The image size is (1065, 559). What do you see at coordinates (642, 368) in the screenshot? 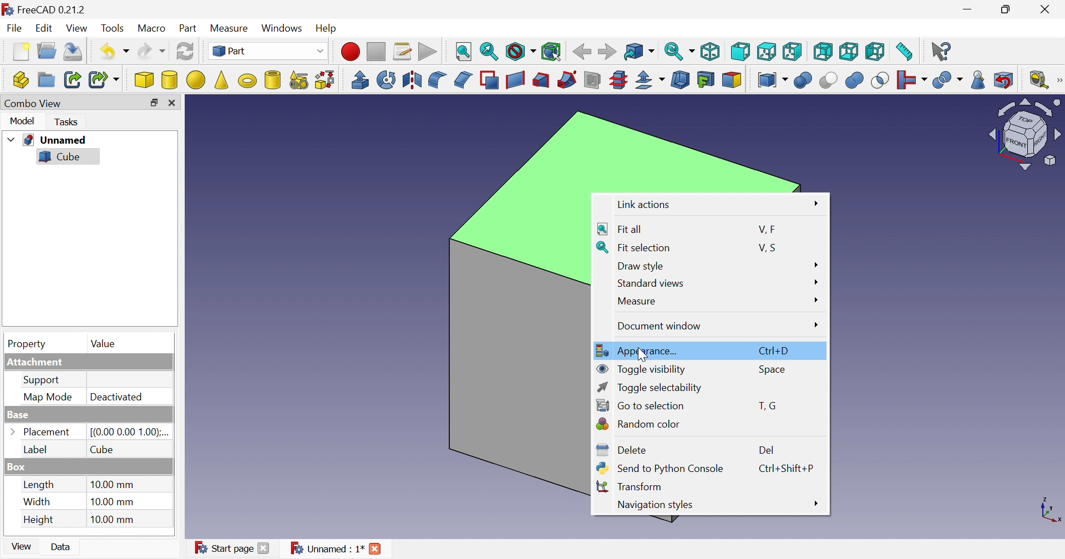
I see `Toggle visibility` at bounding box center [642, 368].